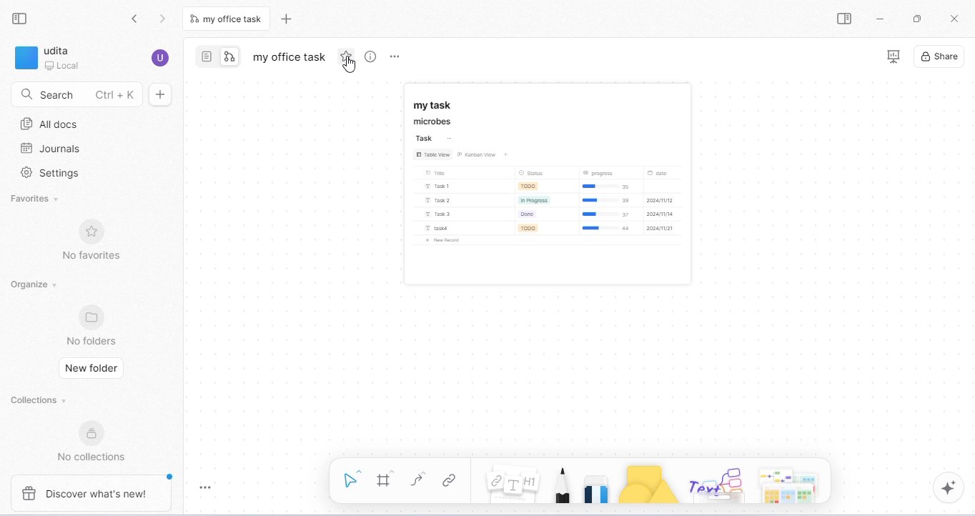  What do you see at coordinates (453, 482) in the screenshot?
I see `link` at bounding box center [453, 482].